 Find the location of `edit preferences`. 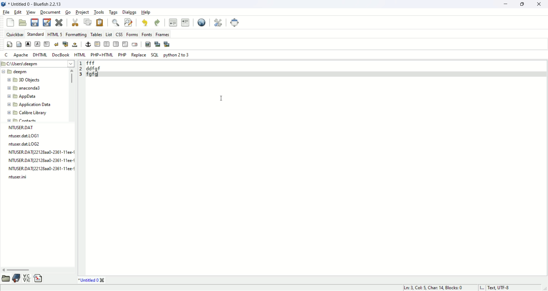

edit preferences is located at coordinates (218, 22).